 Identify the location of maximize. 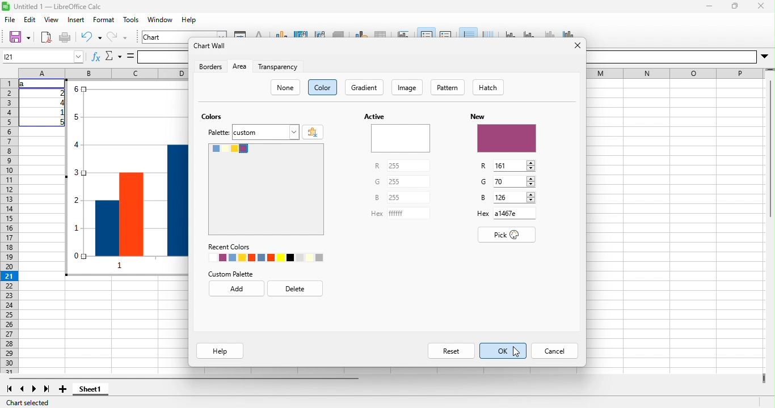
(735, 6).